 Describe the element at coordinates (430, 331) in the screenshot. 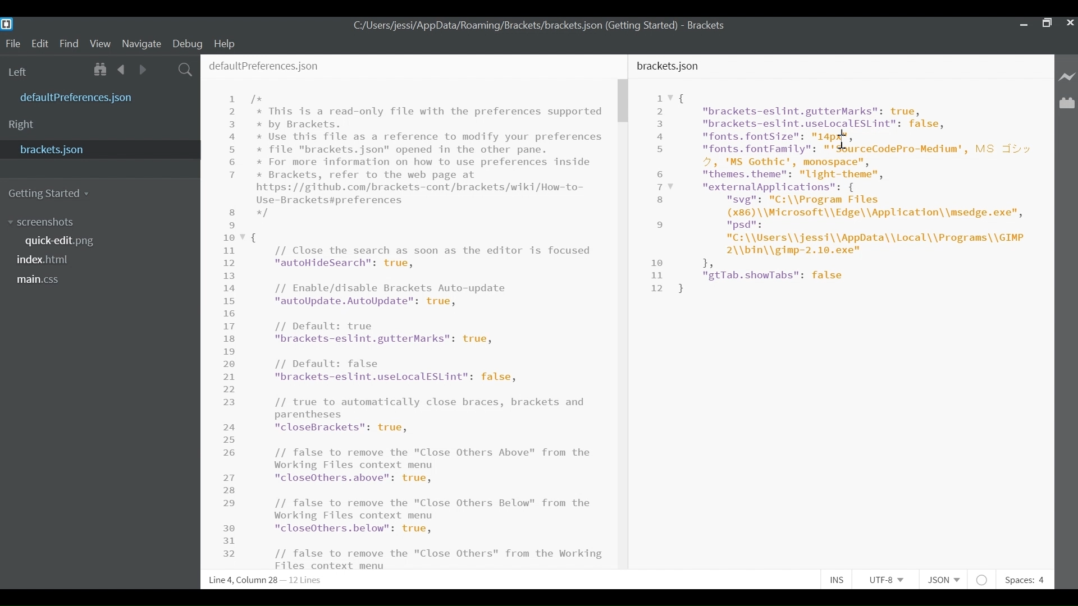

I see `This is a read-only file with the preferences supported
by Brackets.
Use this file as a reference to modify your preferences
file "brackets.json" opened in the other pane.
For more information on how to use preferences inside
Brackets, refer to the web page at
tps: //github.com/brackets-cont/brackets/wiki/How-to-
.e-Brackets#preferences
// Close the search as soon as the editor is focused
"autoHideSearch": true,
// Enable/disable Brackets Auto-update
"autoUpdate.AutoUpdate": true,
// Default: true
"brackets-eslint.gutterMarks": true,
// Default: false
"brackets-eslint.uselLocalESLint": false,
// true to automatically close braces, brackets and
parentheses
"closeBrackets": true,
// false to remove the "Close Others Above" from the
Working Files context menu
"closeOthers.above": true,
// false to remove the "Close Others Below" from the
Working Files context menu
"closeOthers.below": true,
// false to remove the "Close Others" from the Working
Files context menu` at that location.